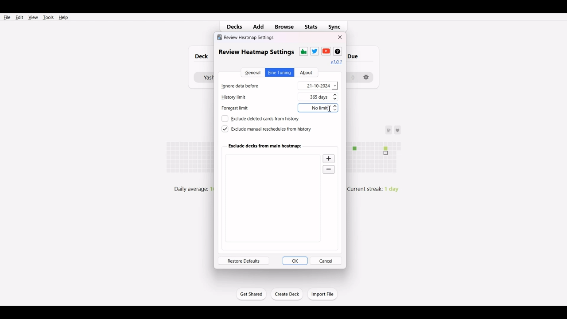 Image resolution: width=567 pixels, height=319 pixels. I want to click on settings, so click(367, 75).